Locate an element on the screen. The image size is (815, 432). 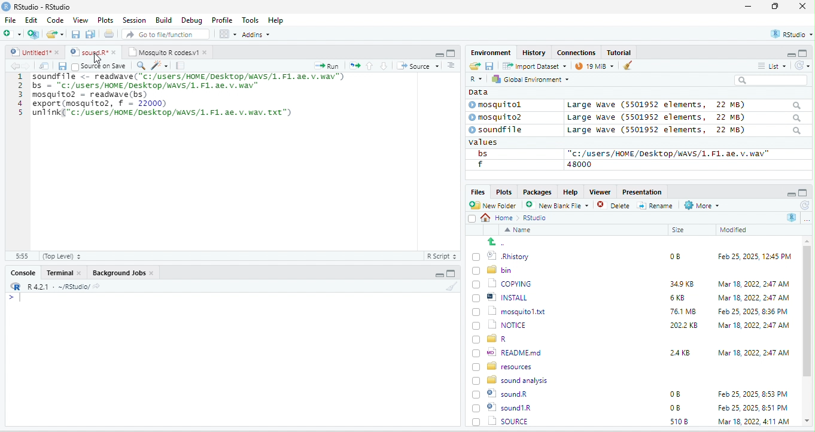
open is located at coordinates (110, 35).